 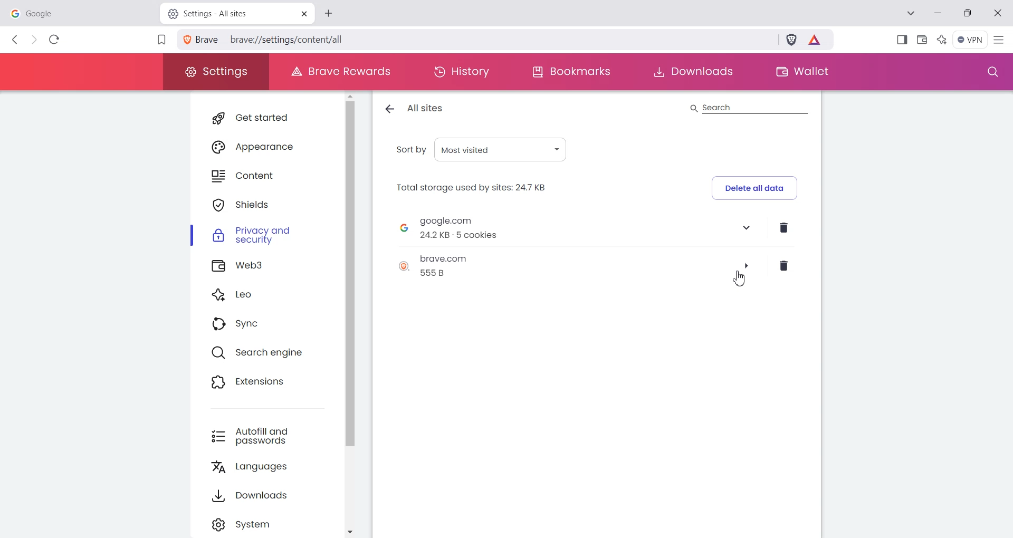 I want to click on Leo Ai, so click(x=942, y=39).